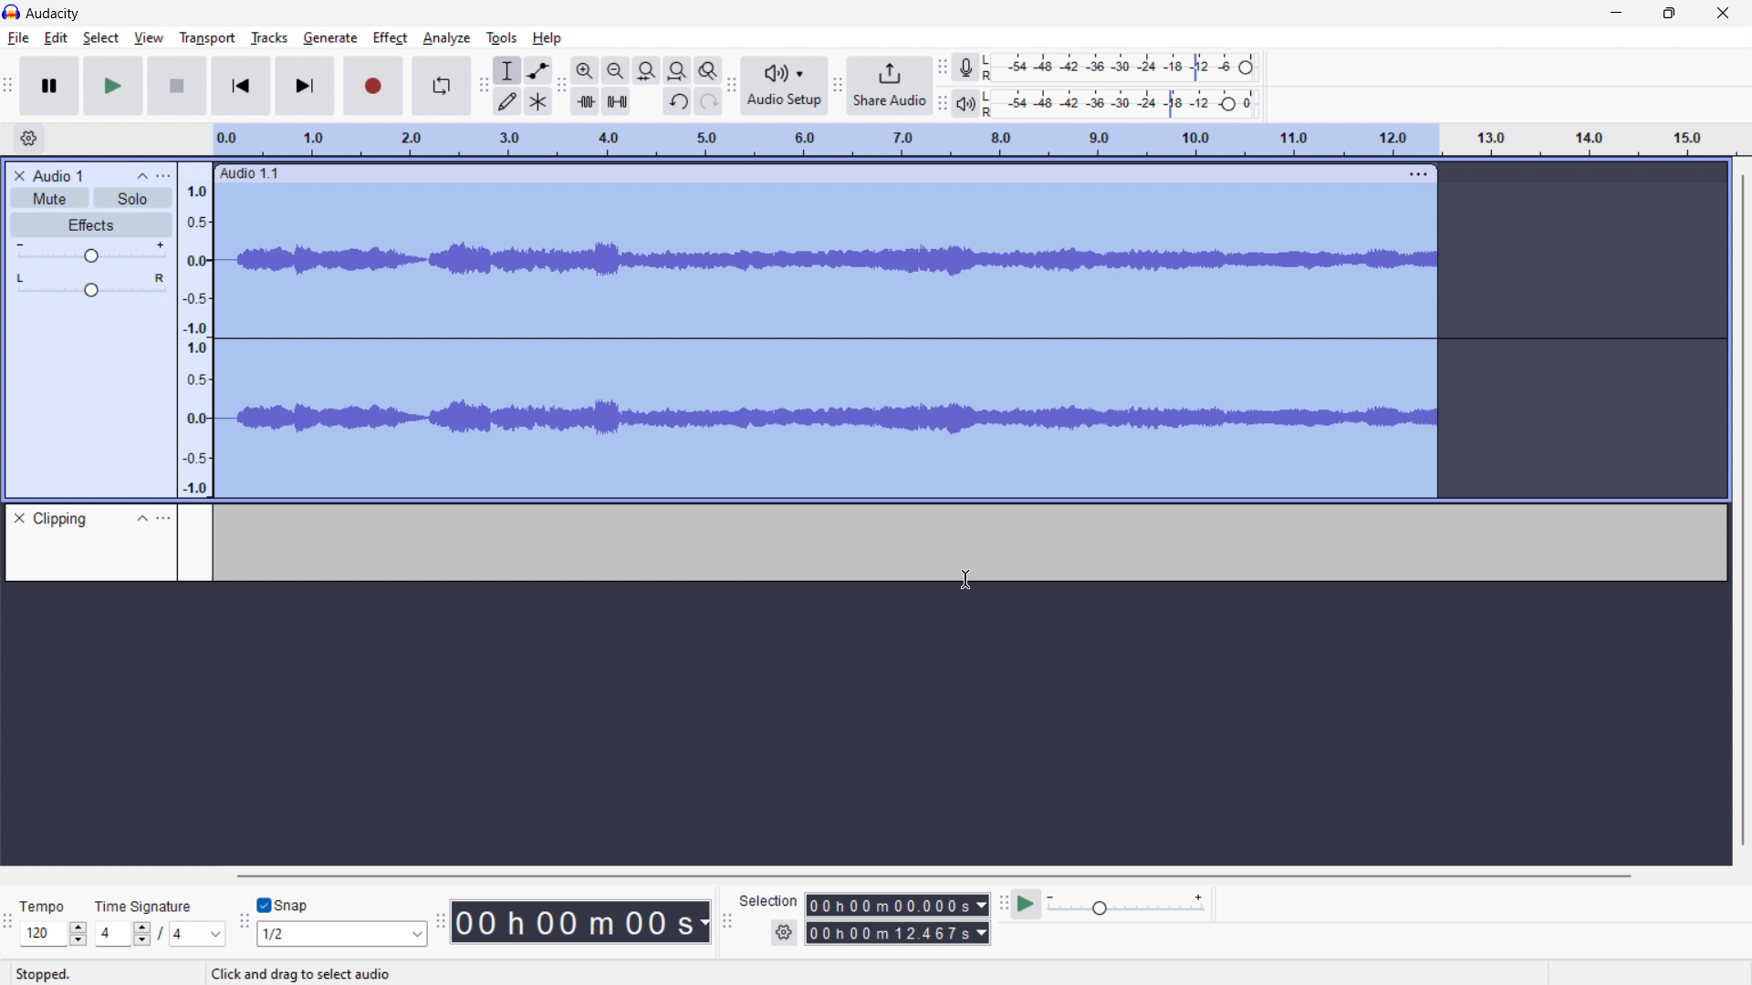  Describe the element at coordinates (441, 86) in the screenshot. I see `enable looping` at that location.